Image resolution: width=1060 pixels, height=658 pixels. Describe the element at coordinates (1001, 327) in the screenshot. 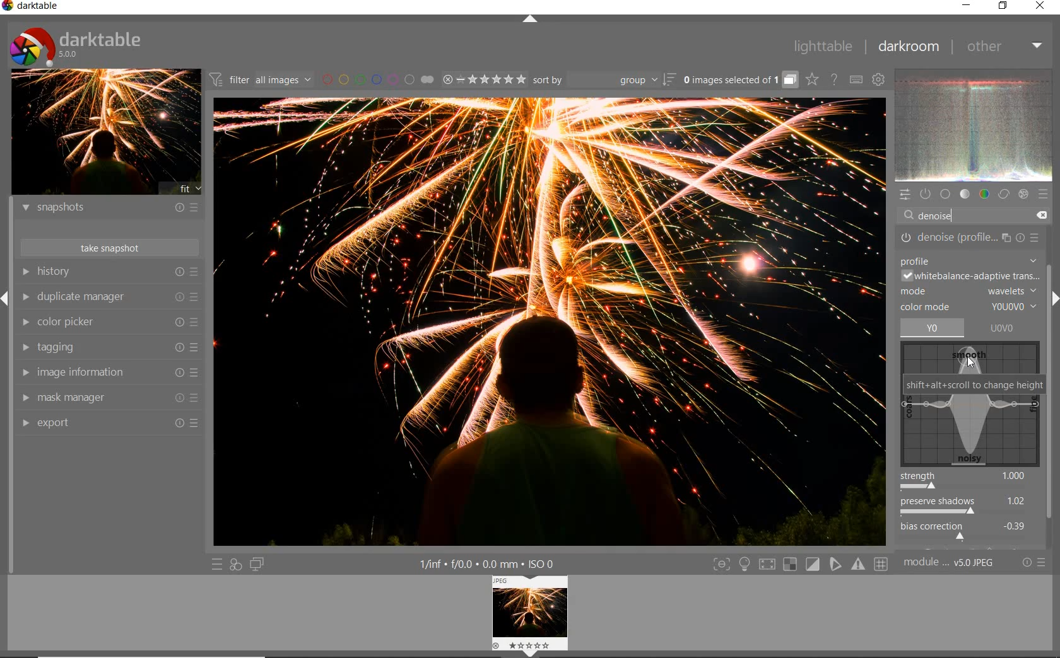

I see `UOVO` at that location.